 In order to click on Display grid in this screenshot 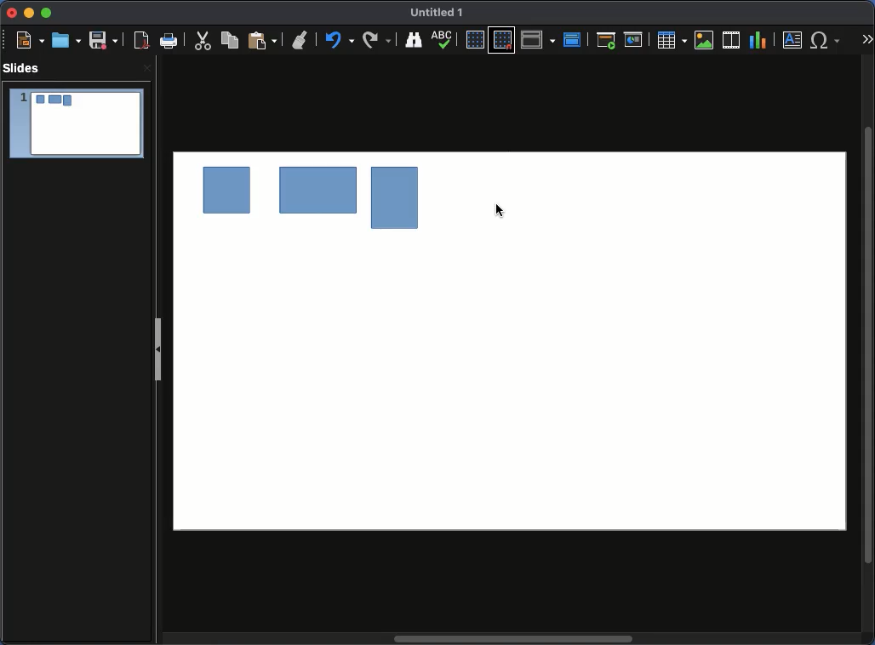, I will do `click(474, 40)`.